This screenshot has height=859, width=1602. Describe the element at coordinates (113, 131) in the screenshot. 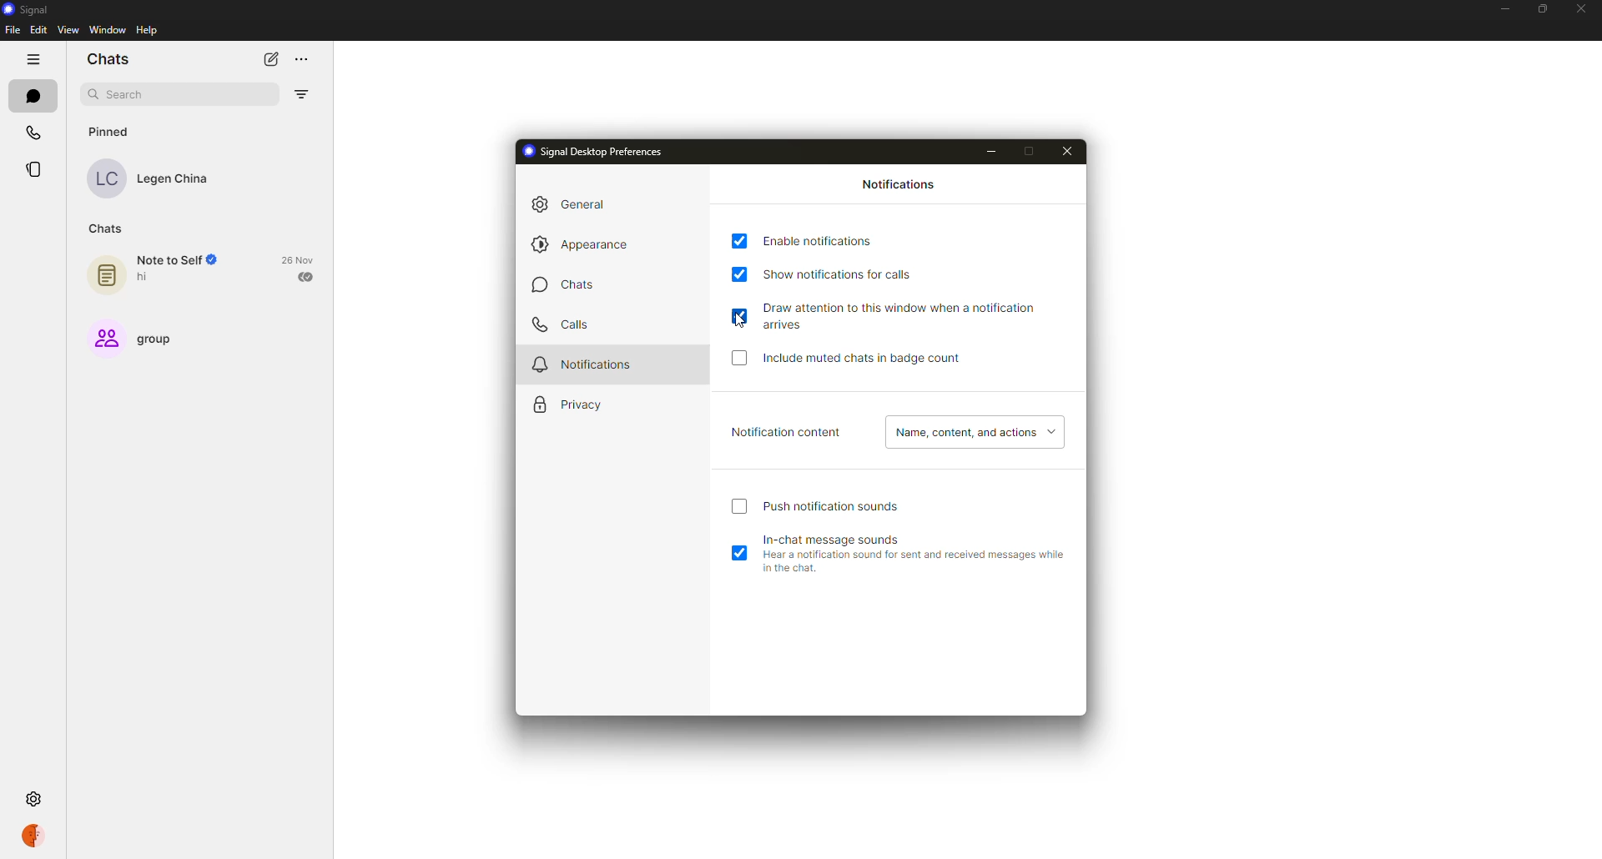

I see `pinned` at that location.